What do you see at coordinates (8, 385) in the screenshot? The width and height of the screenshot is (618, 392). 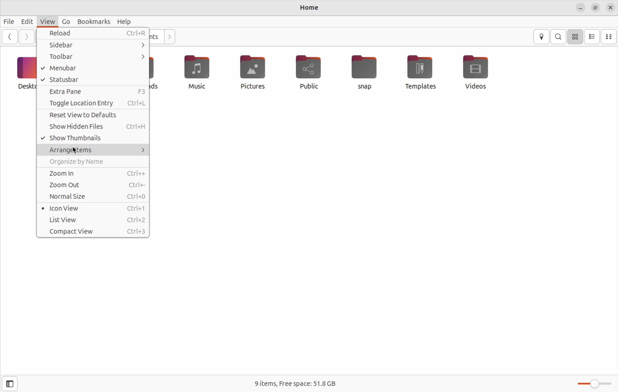 I see `open side bar` at bounding box center [8, 385].